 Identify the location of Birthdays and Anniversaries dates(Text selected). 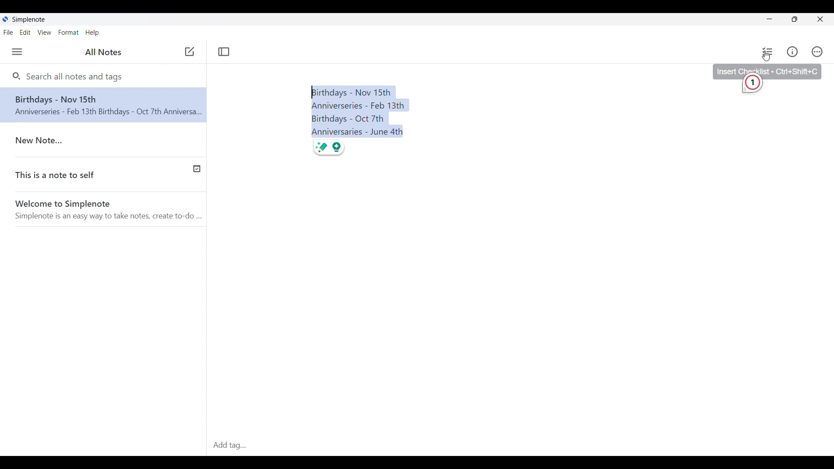
(360, 111).